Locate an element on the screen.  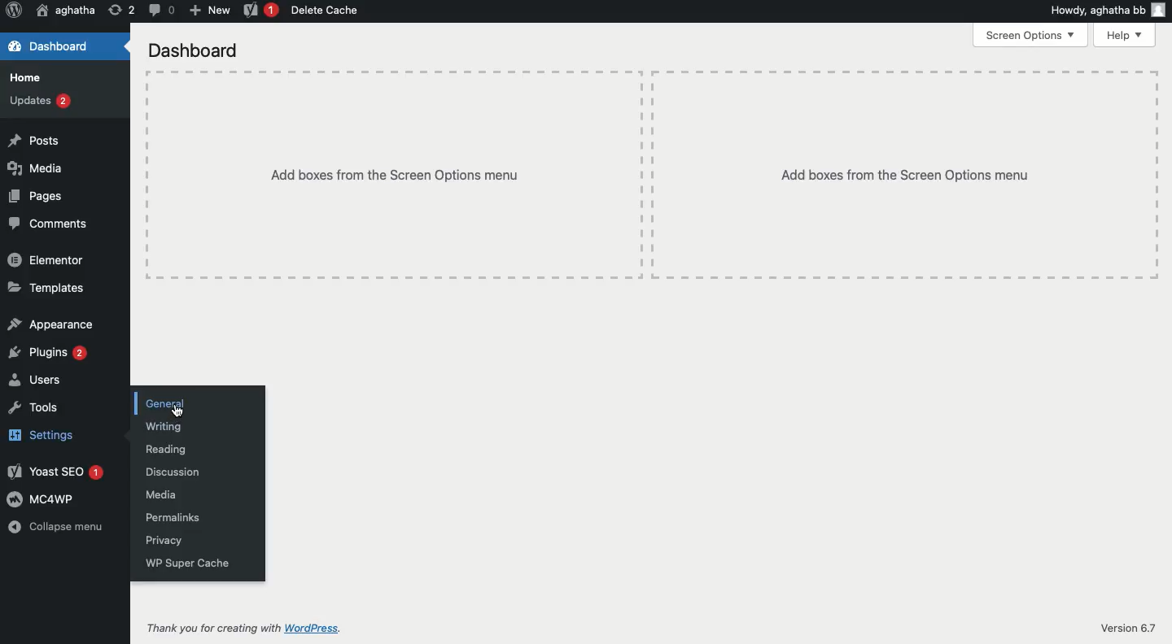
Yoast SEO is located at coordinates (55, 471).